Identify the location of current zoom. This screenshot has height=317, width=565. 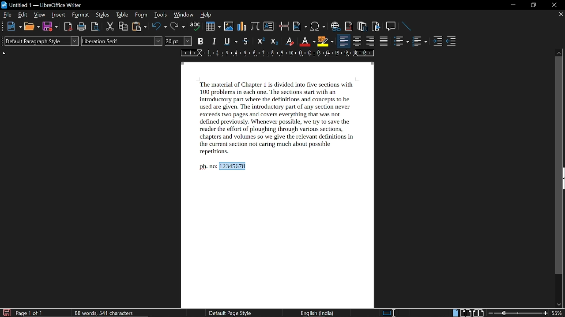
(558, 313).